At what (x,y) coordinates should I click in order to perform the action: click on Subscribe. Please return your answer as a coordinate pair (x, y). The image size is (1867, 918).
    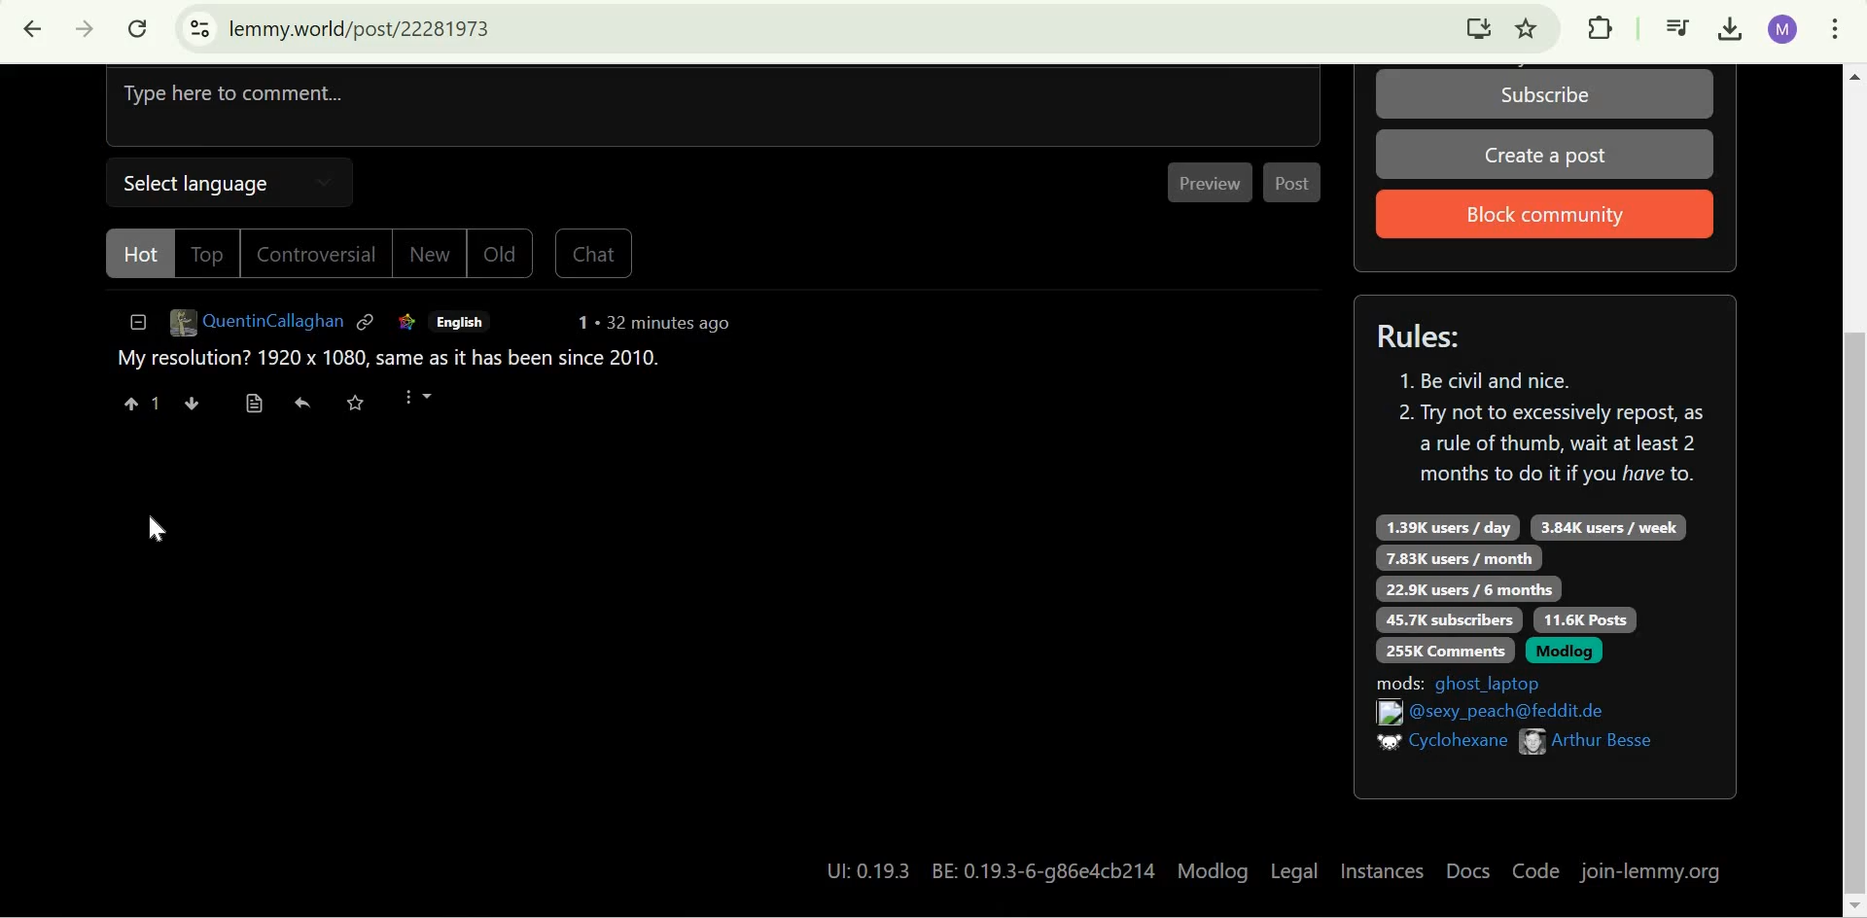
    Looking at the image, I should click on (1549, 93).